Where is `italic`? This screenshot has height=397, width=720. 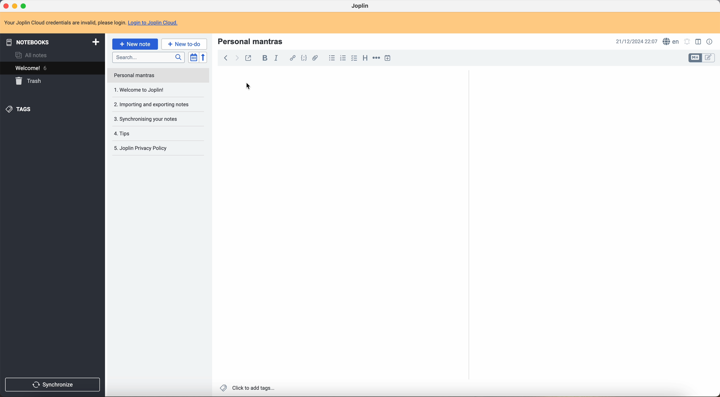 italic is located at coordinates (278, 59).